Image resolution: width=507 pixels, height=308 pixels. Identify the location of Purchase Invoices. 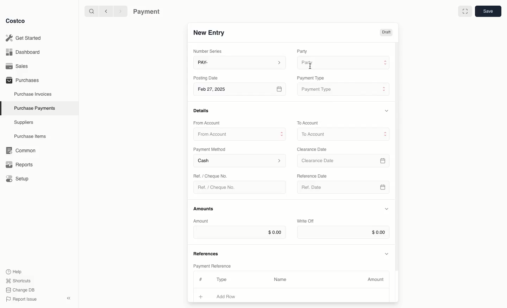
(33, 94).